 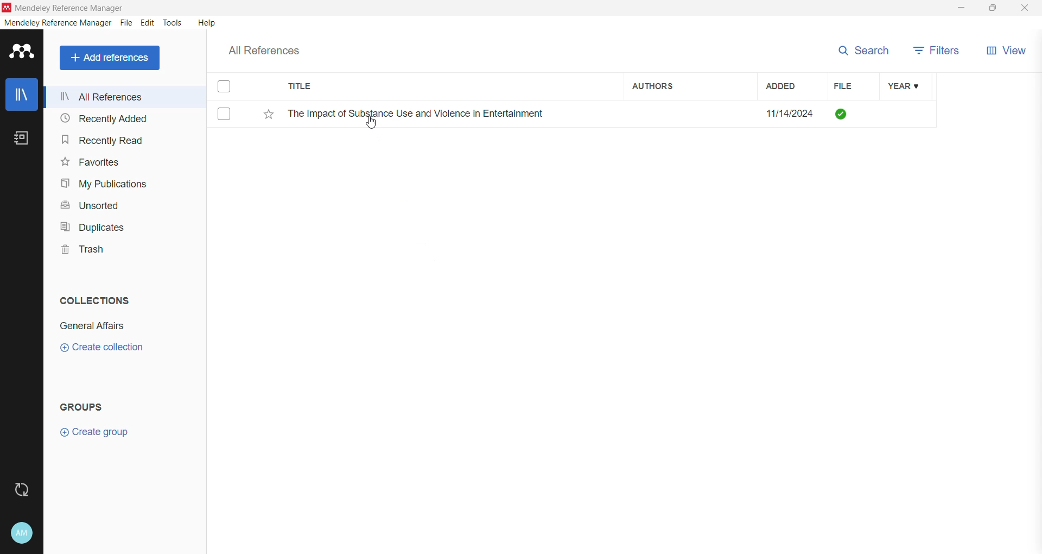 I want to click on Close, so click(x=1026, y=9).